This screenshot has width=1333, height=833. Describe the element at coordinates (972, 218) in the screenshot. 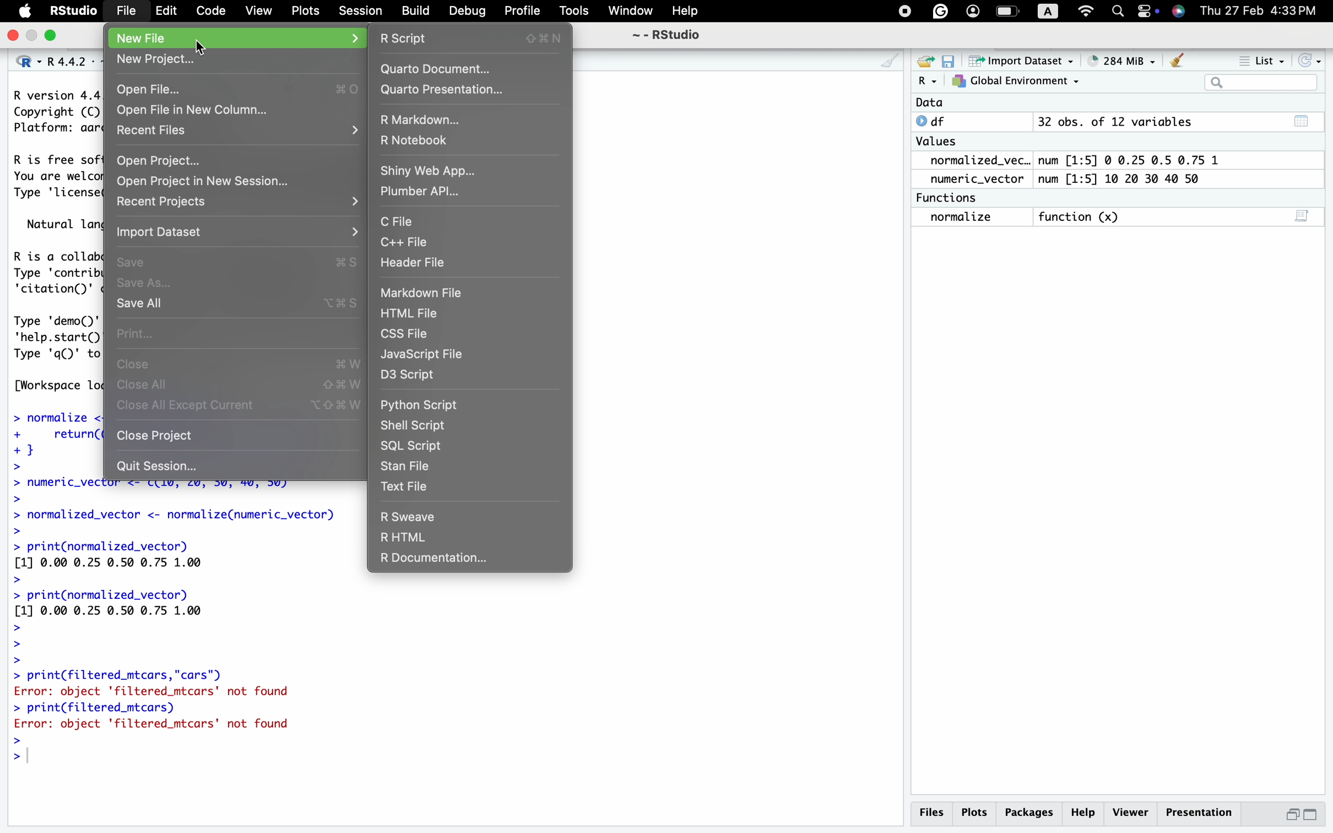

I see `normalize` at that location.